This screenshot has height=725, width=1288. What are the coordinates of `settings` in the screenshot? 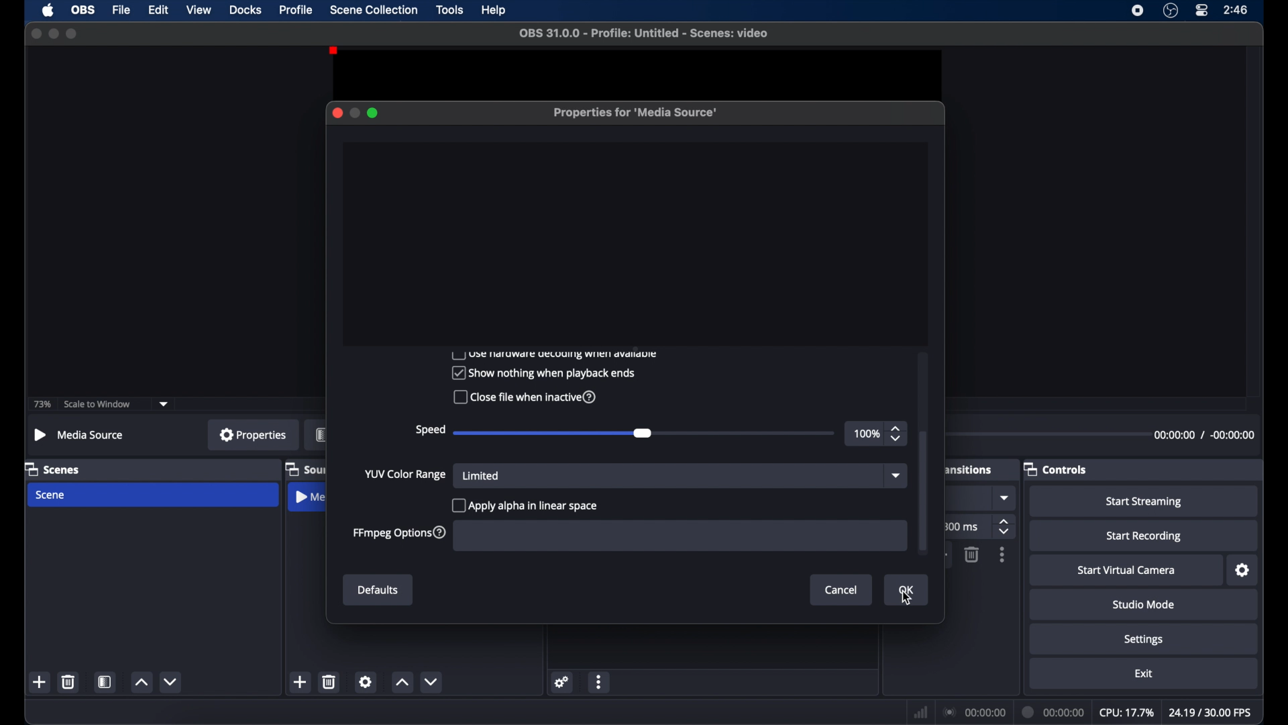 It's located at (562, 681).